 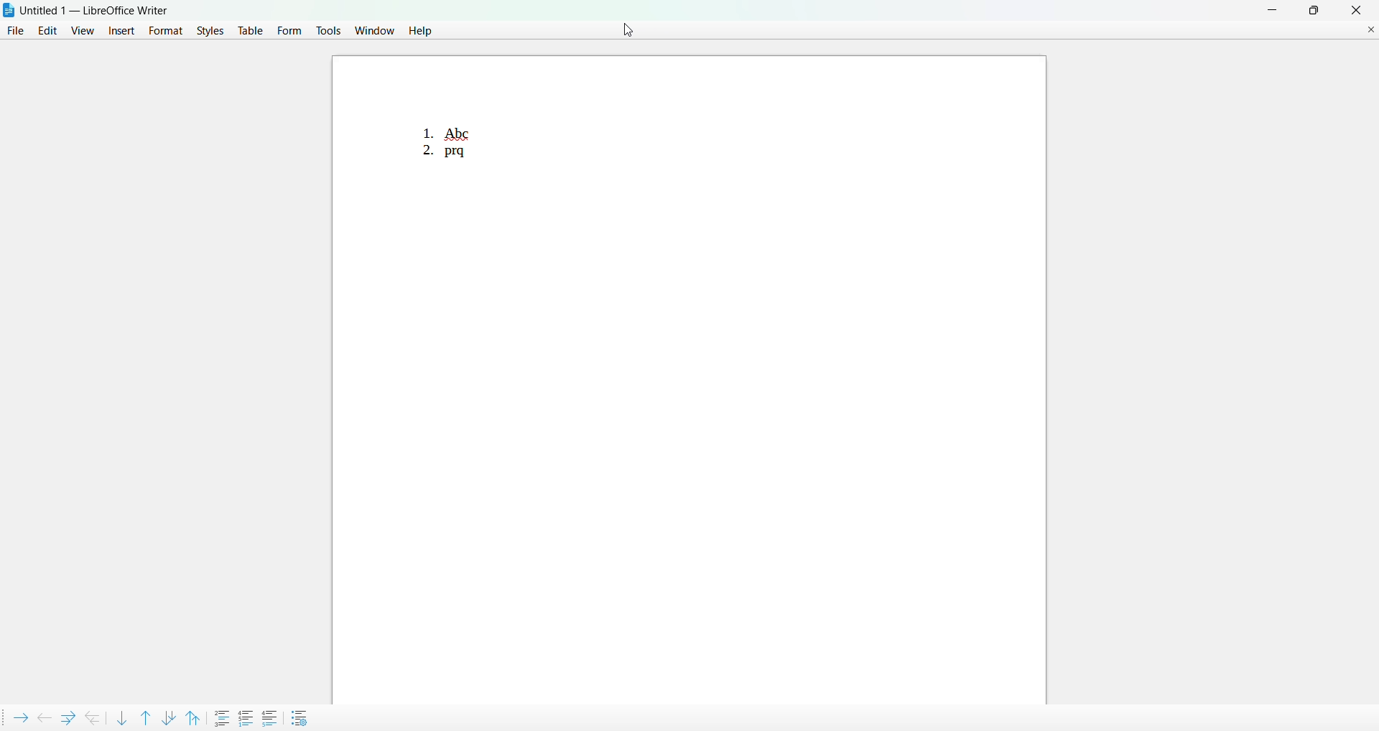 I want to click on add to list, so click(x=269, y=717).